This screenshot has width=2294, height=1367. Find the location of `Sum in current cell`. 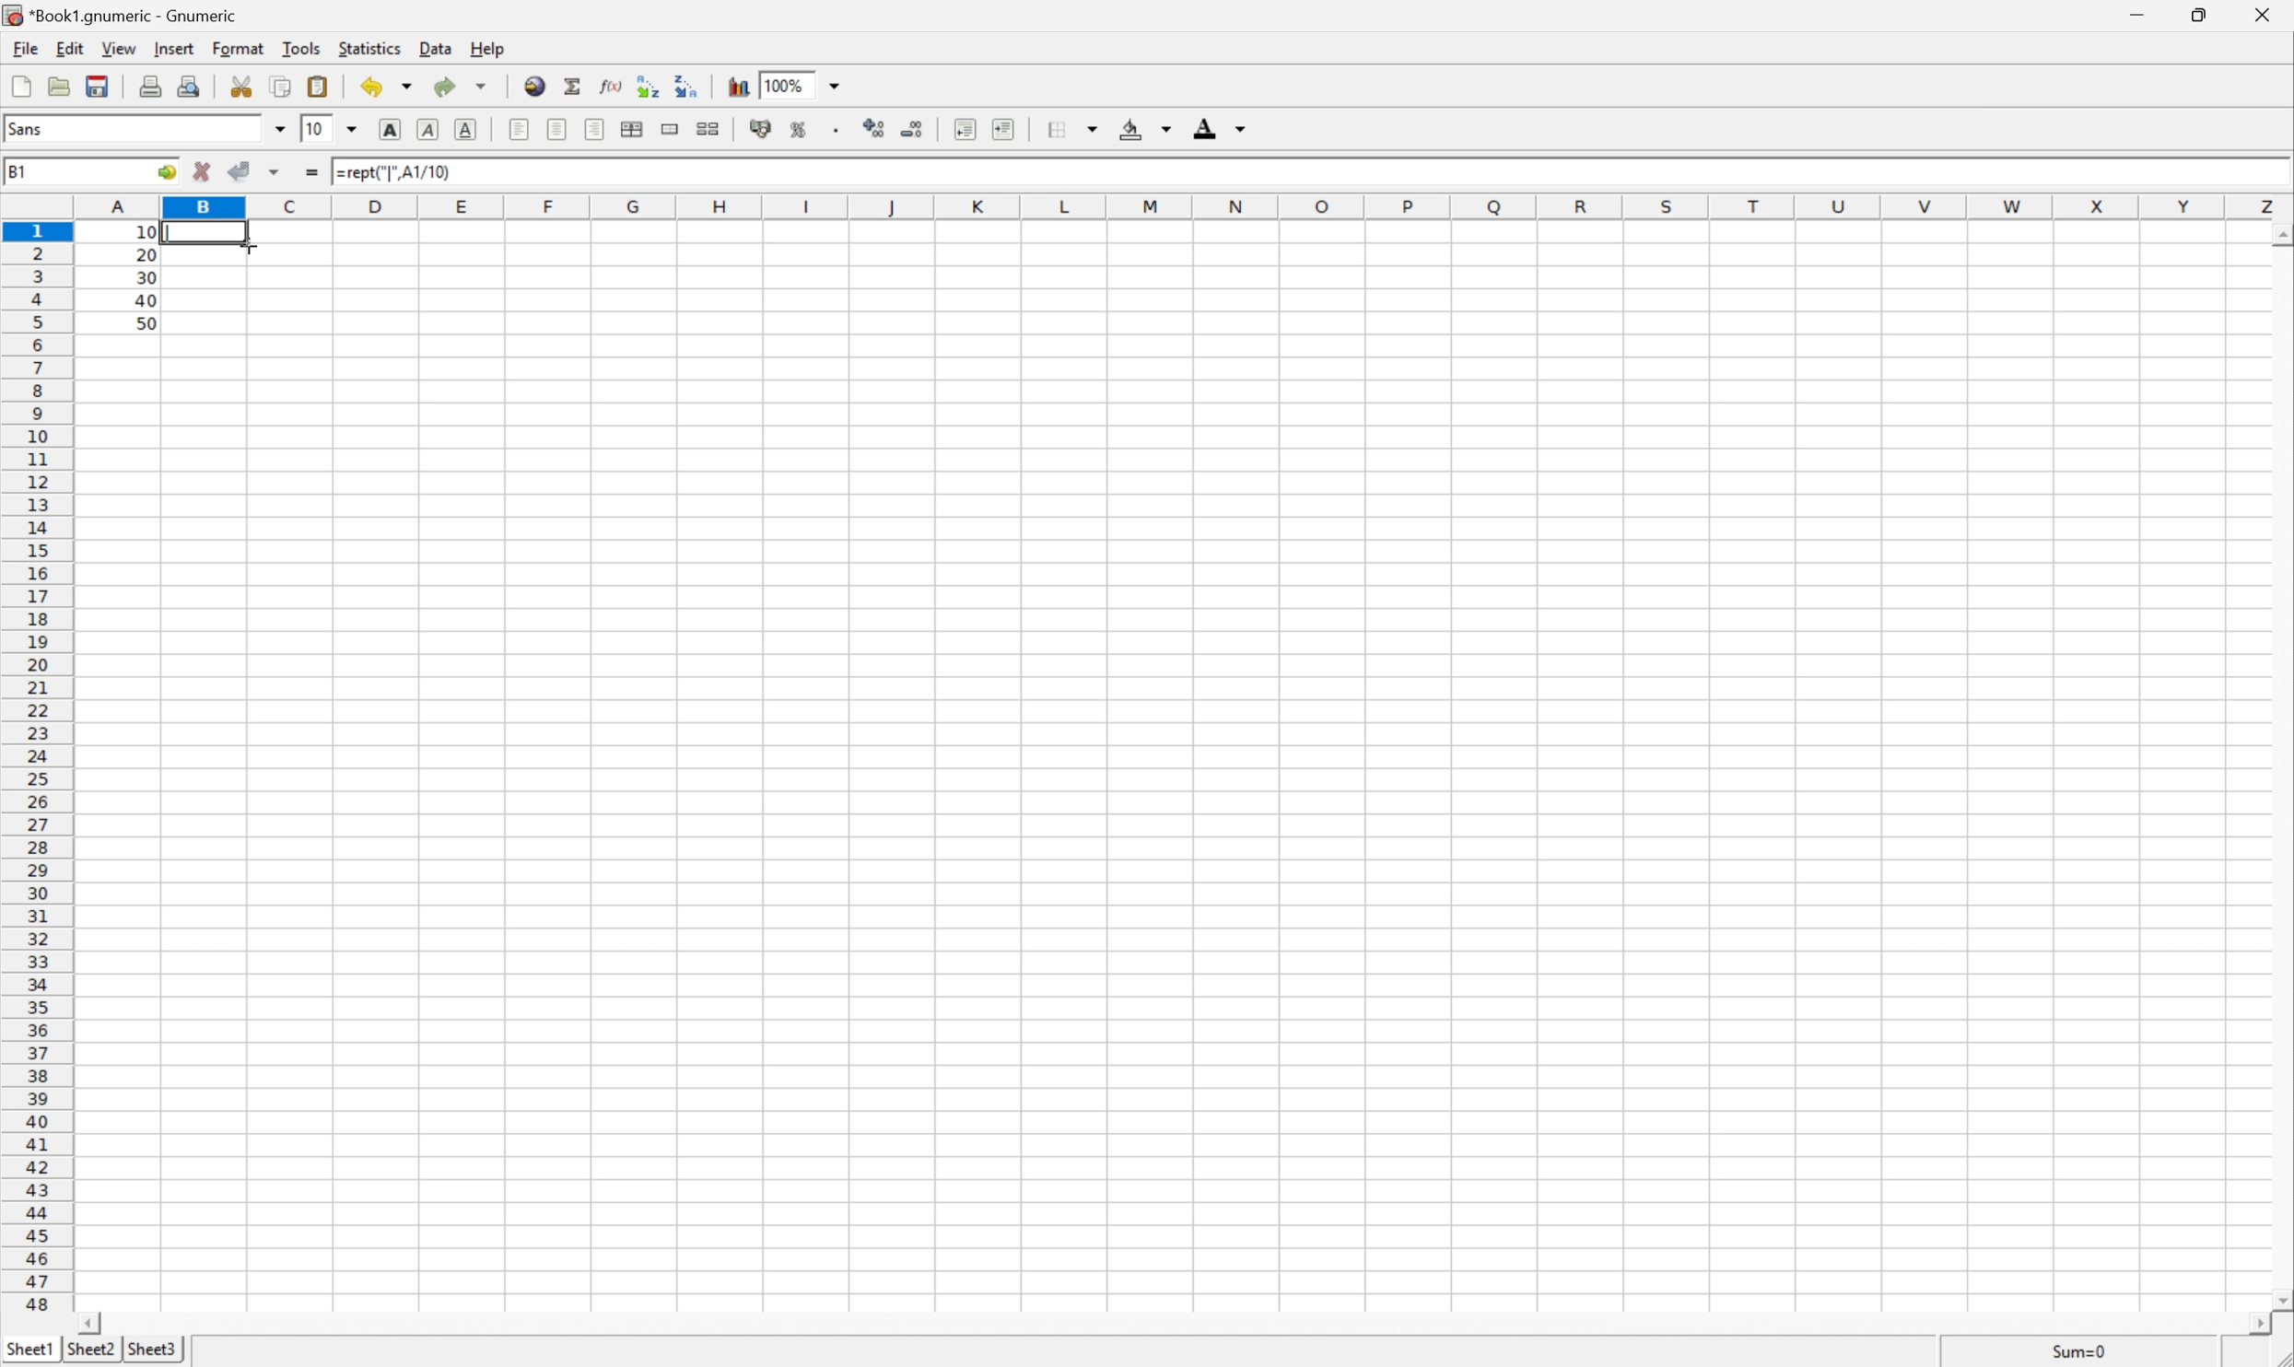

Sum in current cell is located at coordinates (575, 85).